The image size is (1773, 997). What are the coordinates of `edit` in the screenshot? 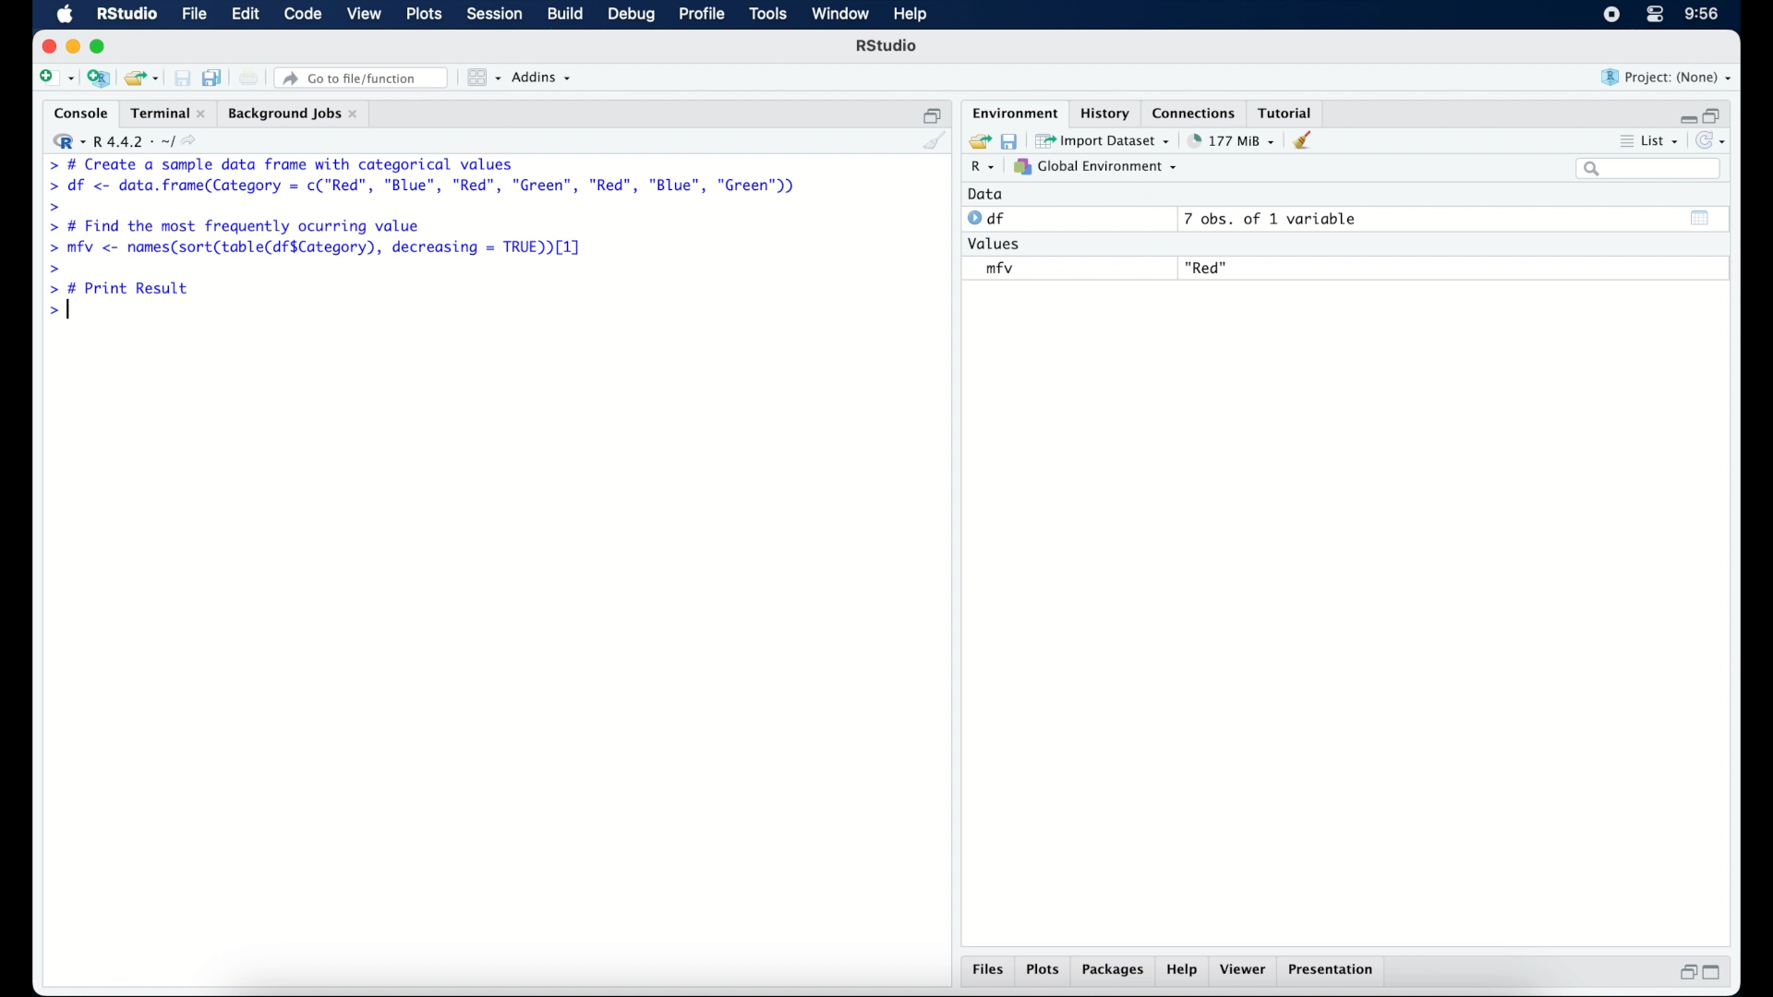 It's located at (246, 15).